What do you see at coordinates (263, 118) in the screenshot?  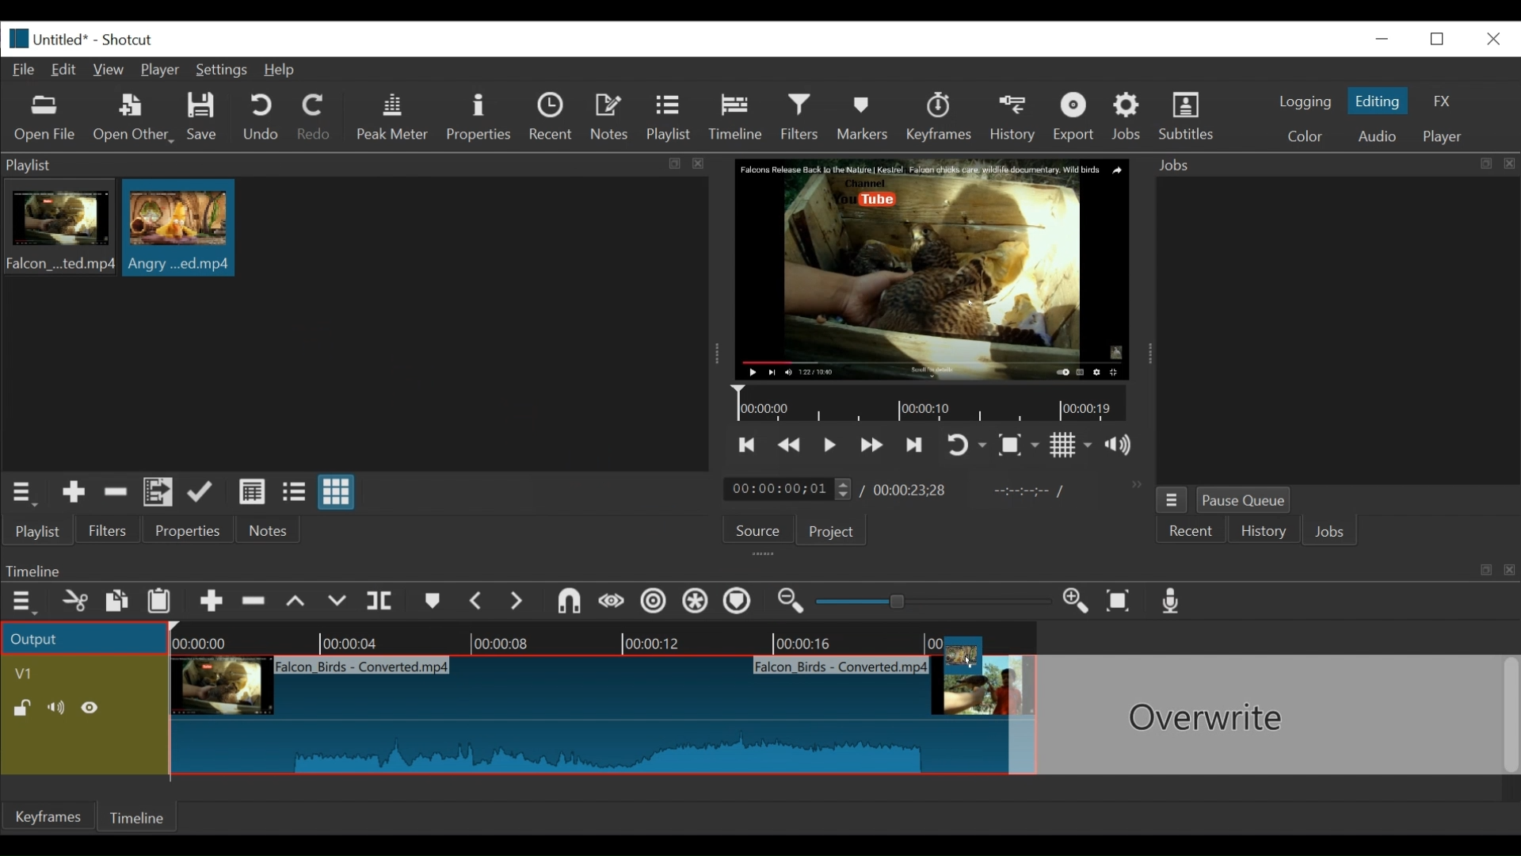 I see `Undo` at bounding box center [263, 118].